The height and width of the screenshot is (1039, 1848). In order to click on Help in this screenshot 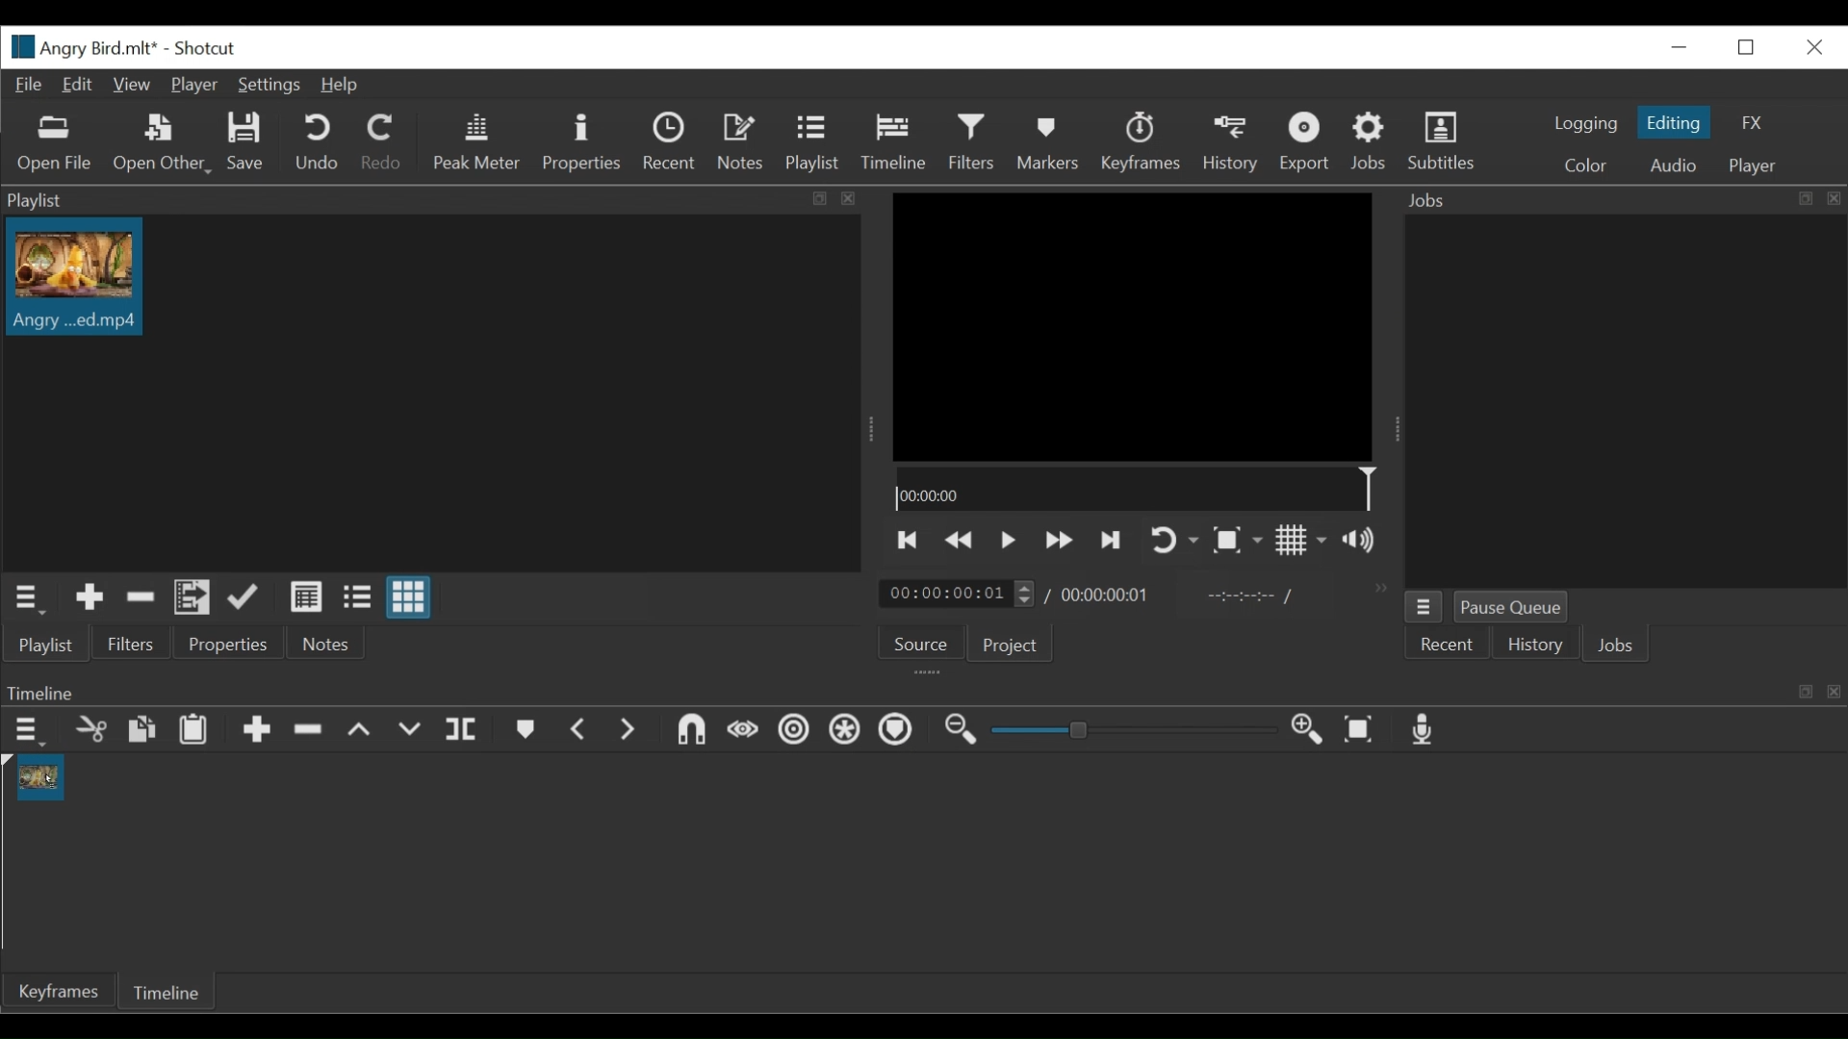, I will do `click(342, 86)`.